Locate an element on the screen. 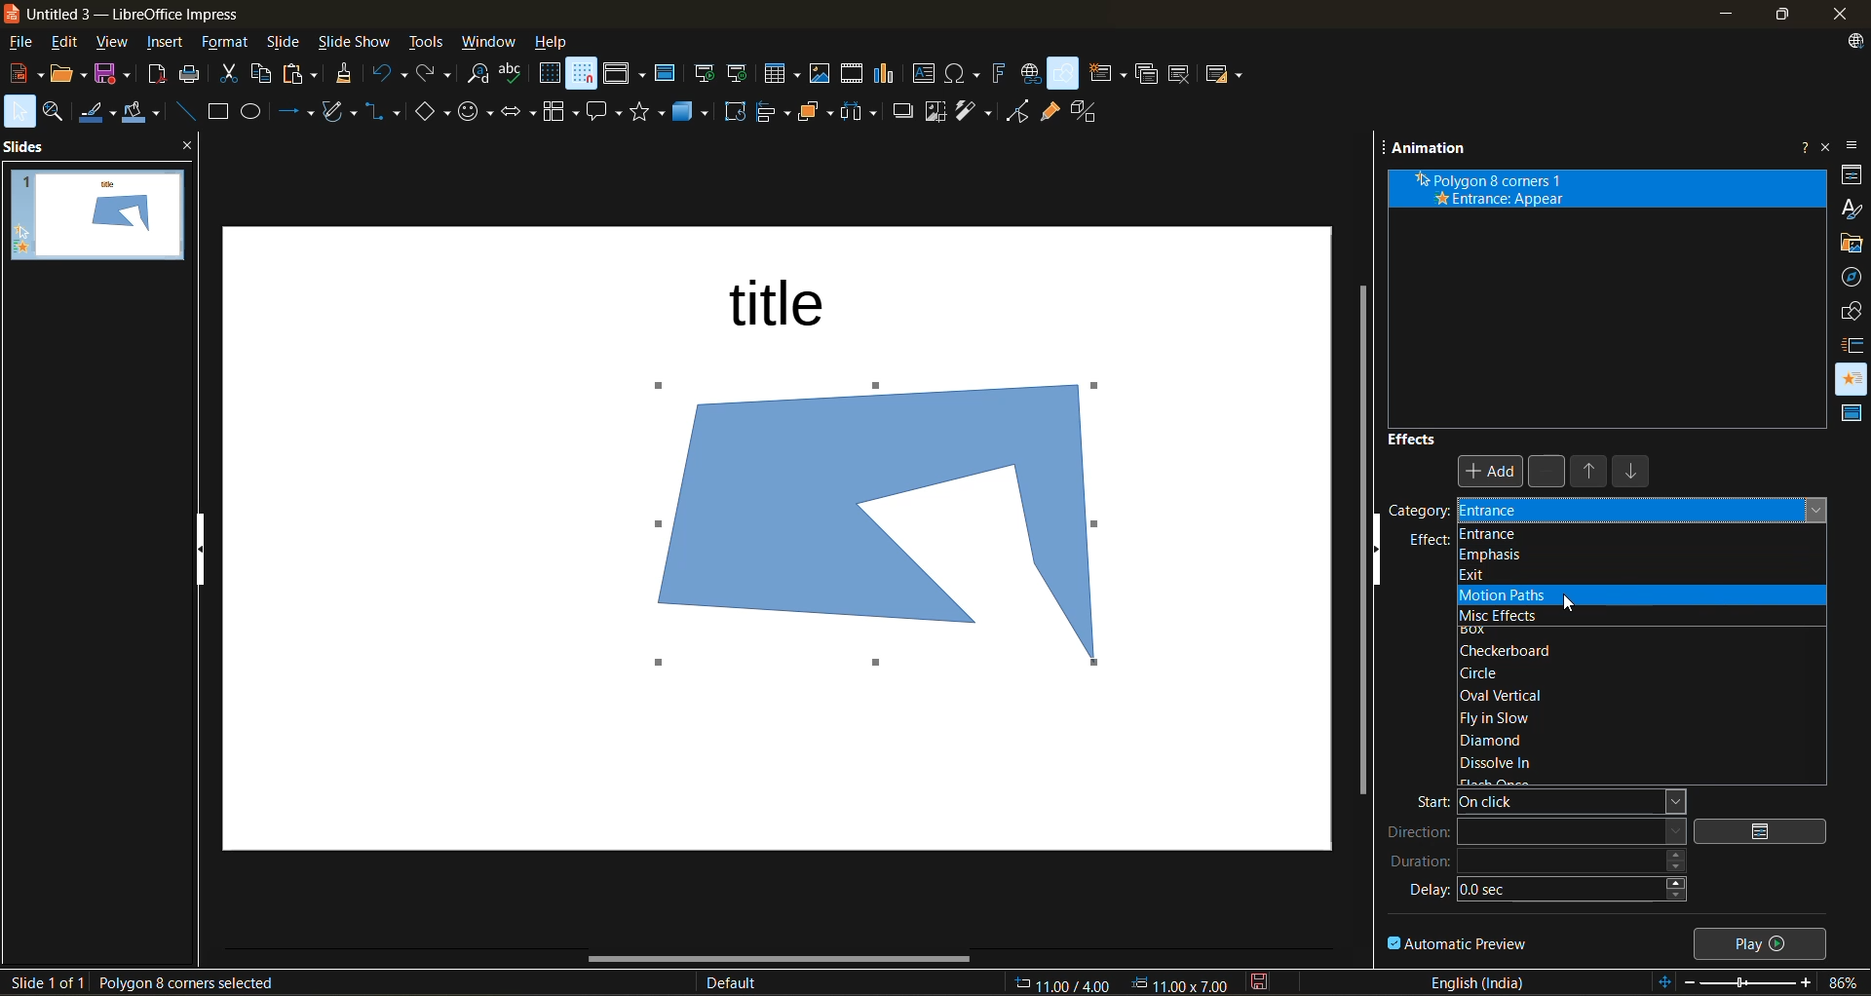 This screenshot has width=1871, height=996. slides is located at coordinates (107, 214).